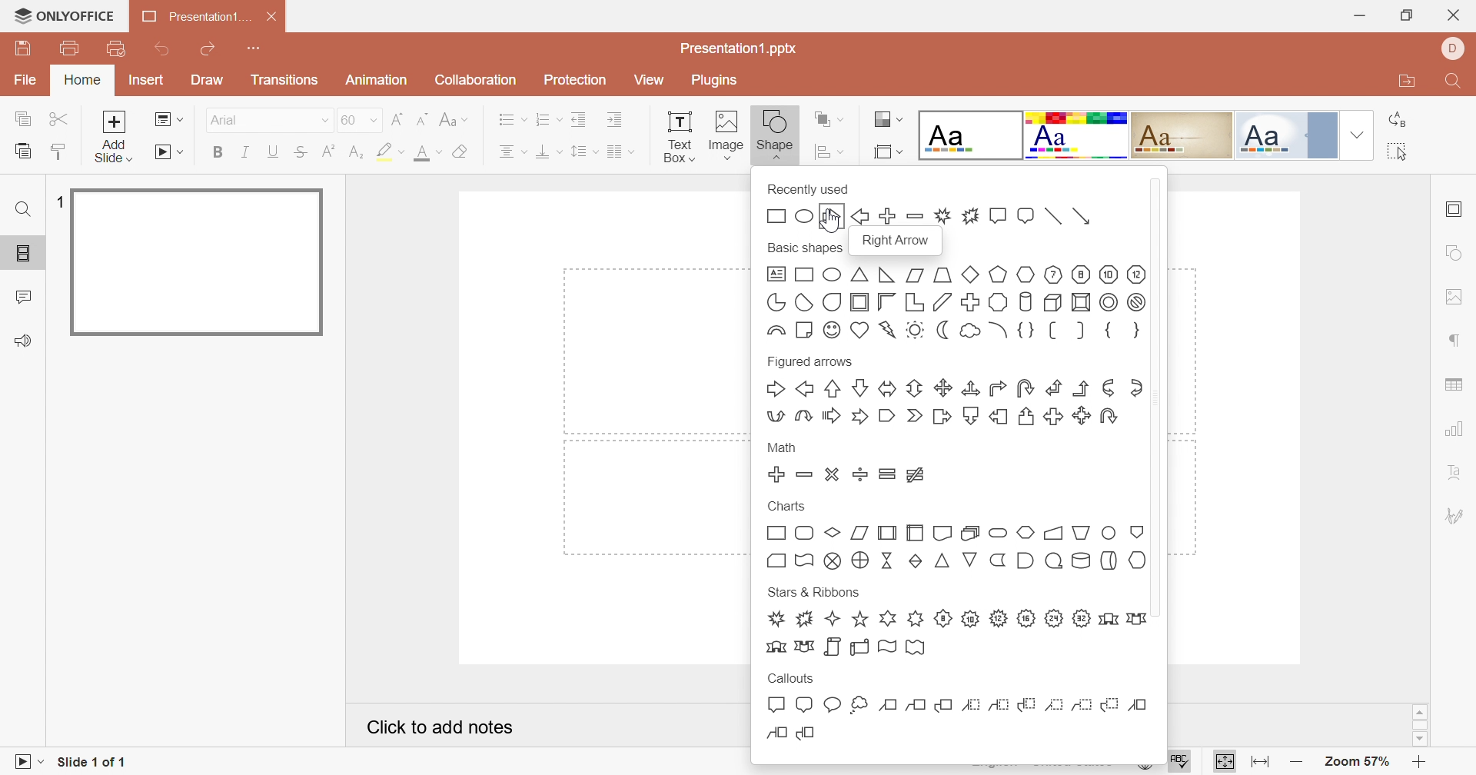 The image size is (1476, 775). Describe the element at coordinates (807, 189) in the screenshot. I see `Recently used` at that location.